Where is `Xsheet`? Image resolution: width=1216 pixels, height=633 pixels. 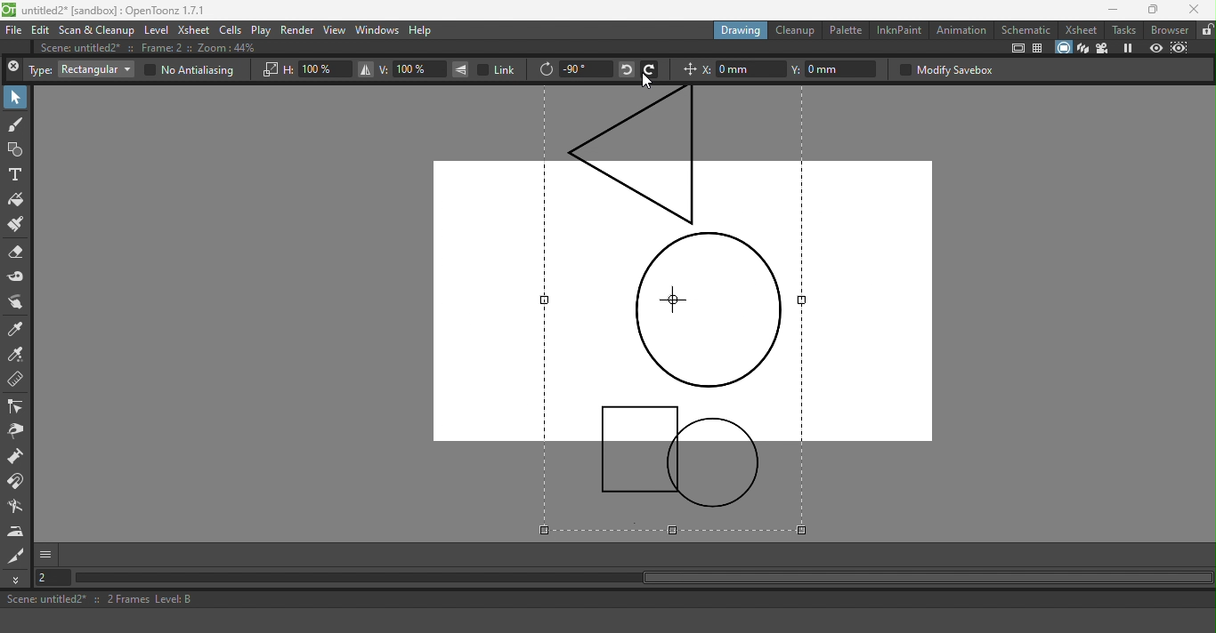
Xsheet is located at coordinates (1080, 29).